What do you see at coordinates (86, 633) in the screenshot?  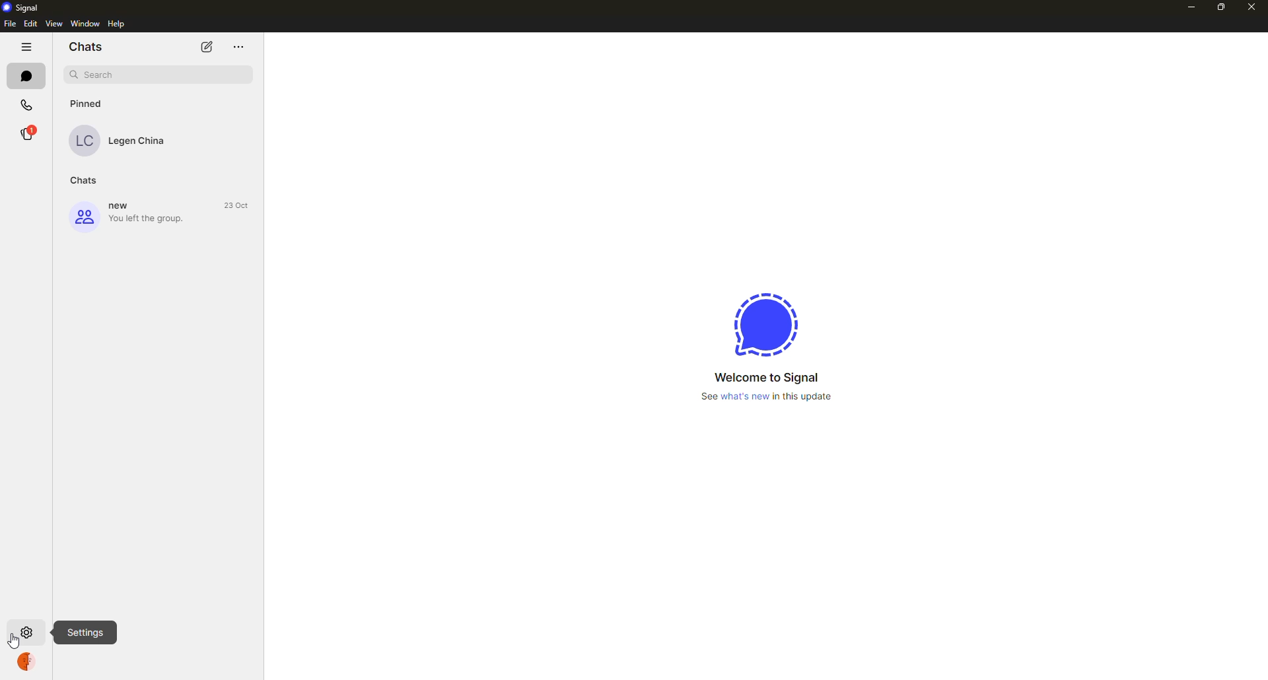 I see `Settings` at bounding box center [86, 633].